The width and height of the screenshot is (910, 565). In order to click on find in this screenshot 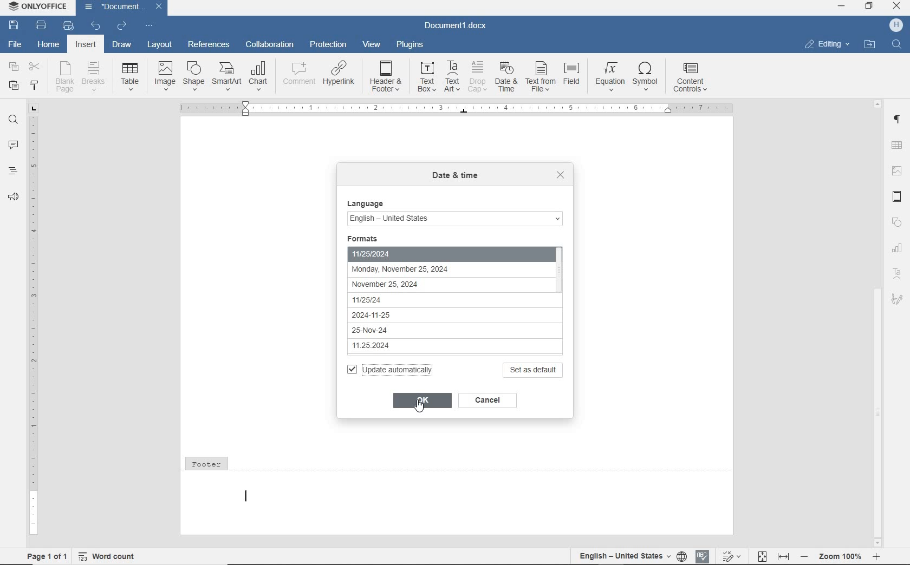, I will do `click(895, 45)`.